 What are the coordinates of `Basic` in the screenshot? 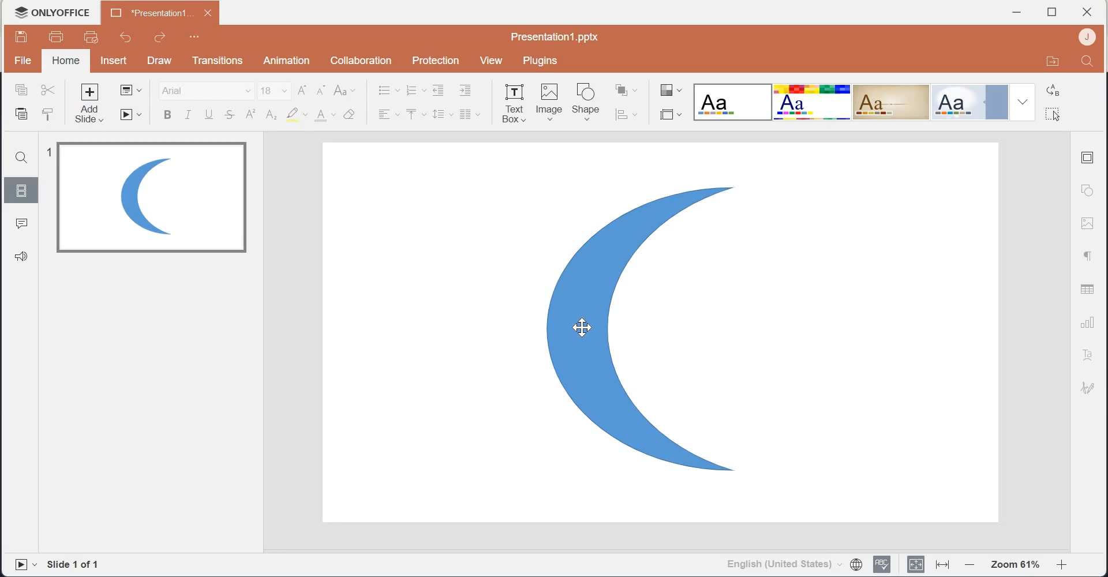 It's located at (813, 102).